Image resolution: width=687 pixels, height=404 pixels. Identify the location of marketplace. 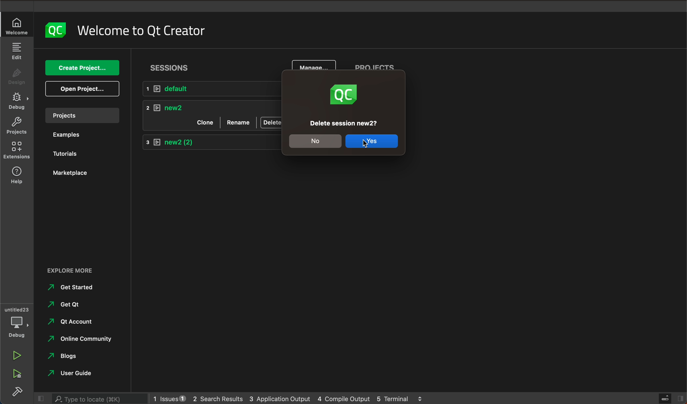
(77, 174).